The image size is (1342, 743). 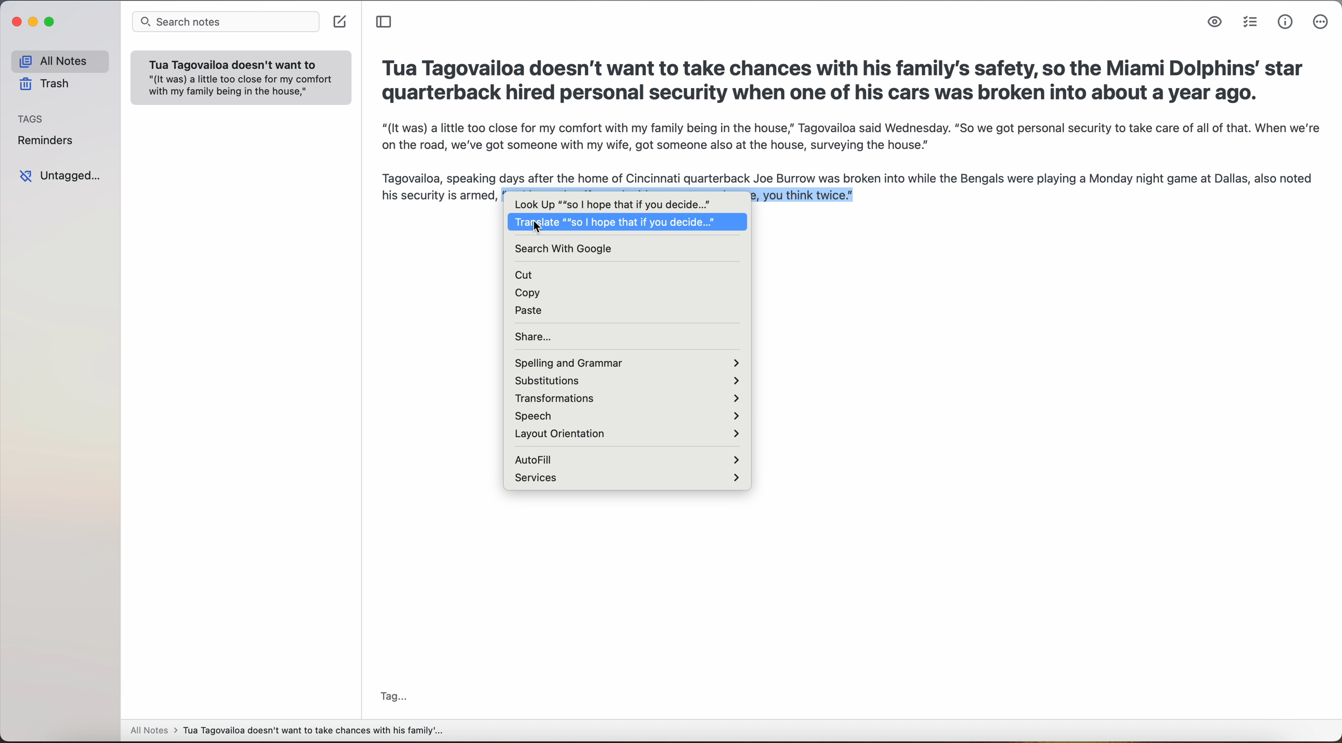 What do you see at coordinates (1285, 22) in the screenshot?
I see `metrics` at bounding box center [1285, 22].